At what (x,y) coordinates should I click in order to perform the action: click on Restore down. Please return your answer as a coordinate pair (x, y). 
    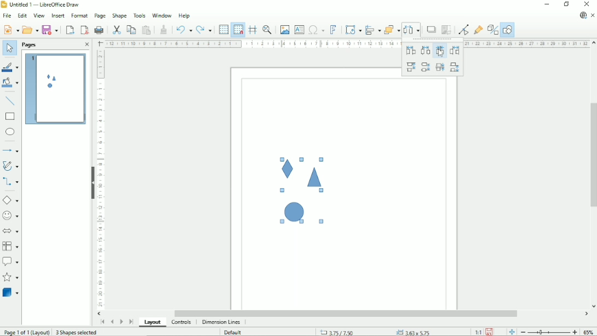
    Looking at the image, I should click on (566, 4).